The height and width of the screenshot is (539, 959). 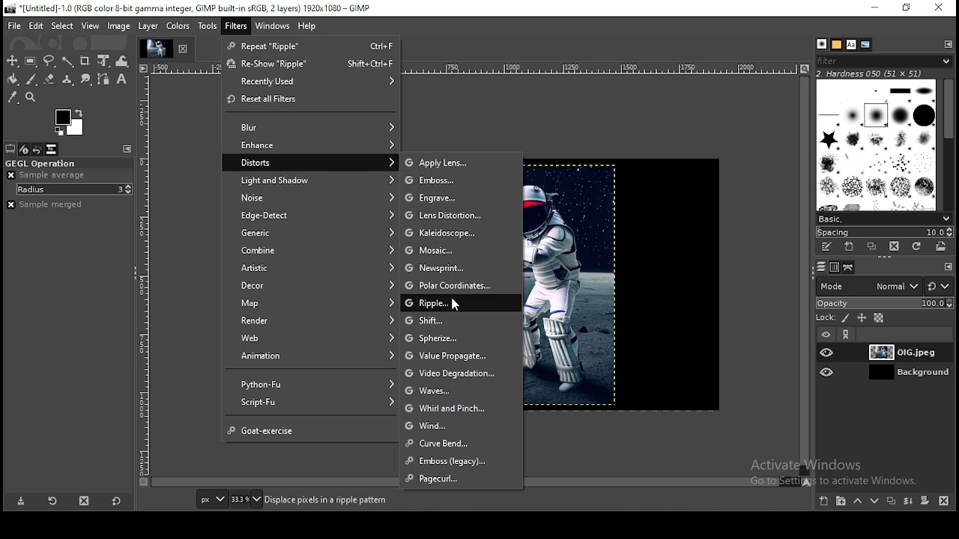 What do you see at coordinates (910, 8) in the screenshot?
I see `restore` at bounding box center [910, 8].